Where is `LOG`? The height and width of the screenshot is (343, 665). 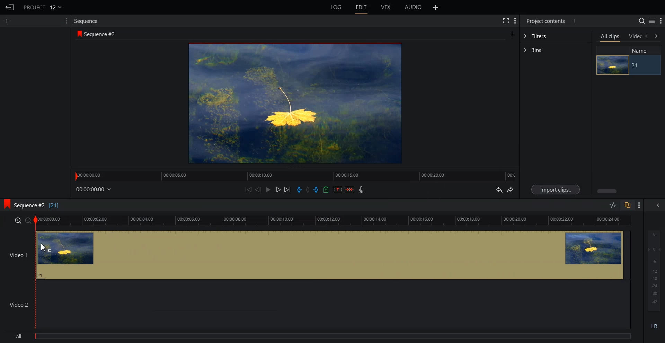 LOG is located at coordinates (336, 7).